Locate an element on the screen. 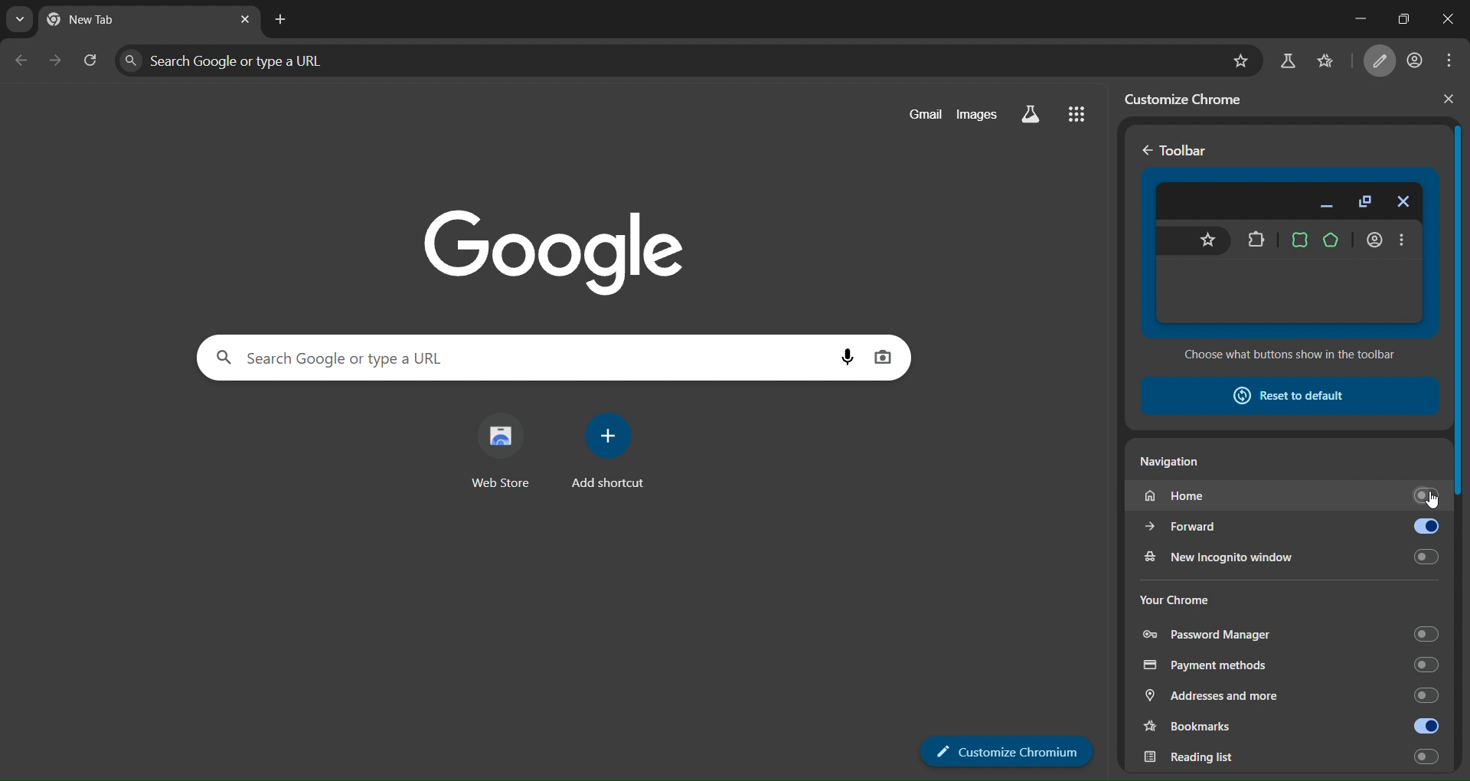  close is located at coordinates (1449, 20).